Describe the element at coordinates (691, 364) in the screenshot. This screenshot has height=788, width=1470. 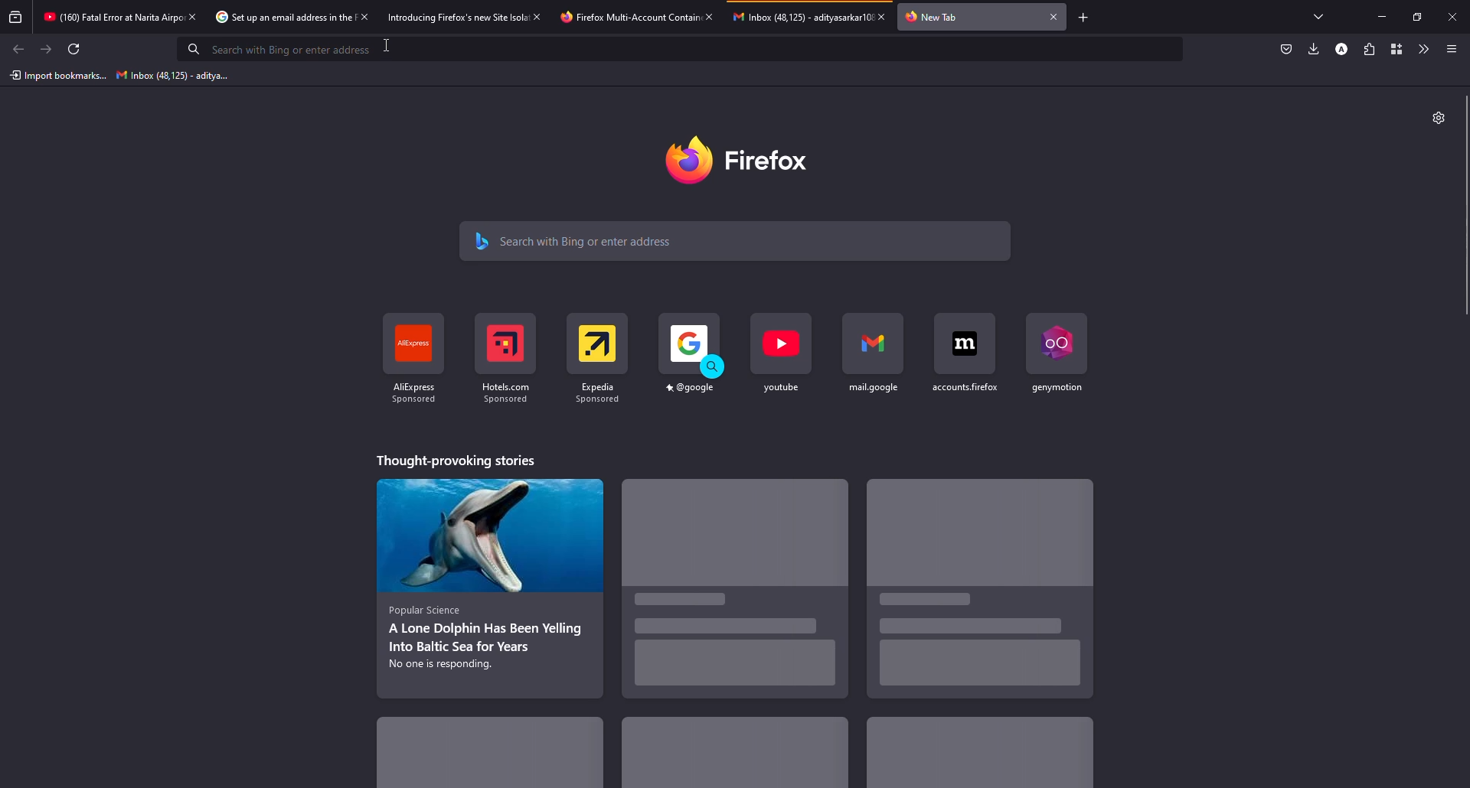
I see `shortcut` at that location.